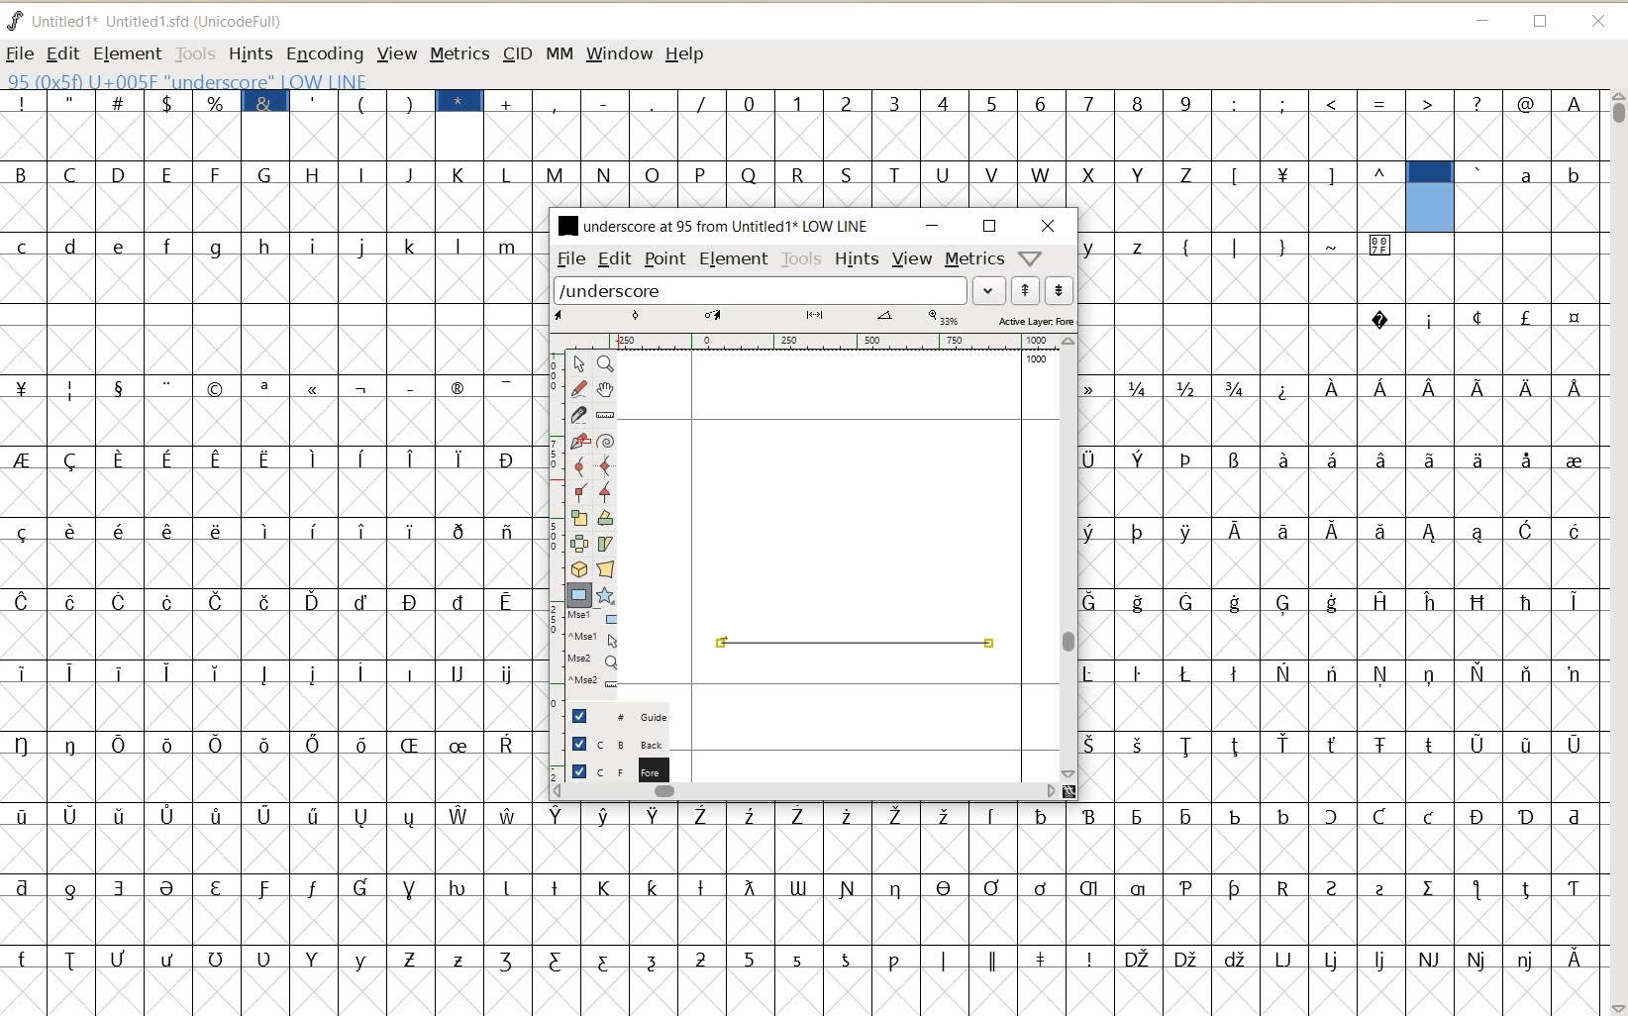  What do you see at coordinates (1616, 553) in the screenshot?
I see `SCROLLBAR` at bounding box center [1616, 553].